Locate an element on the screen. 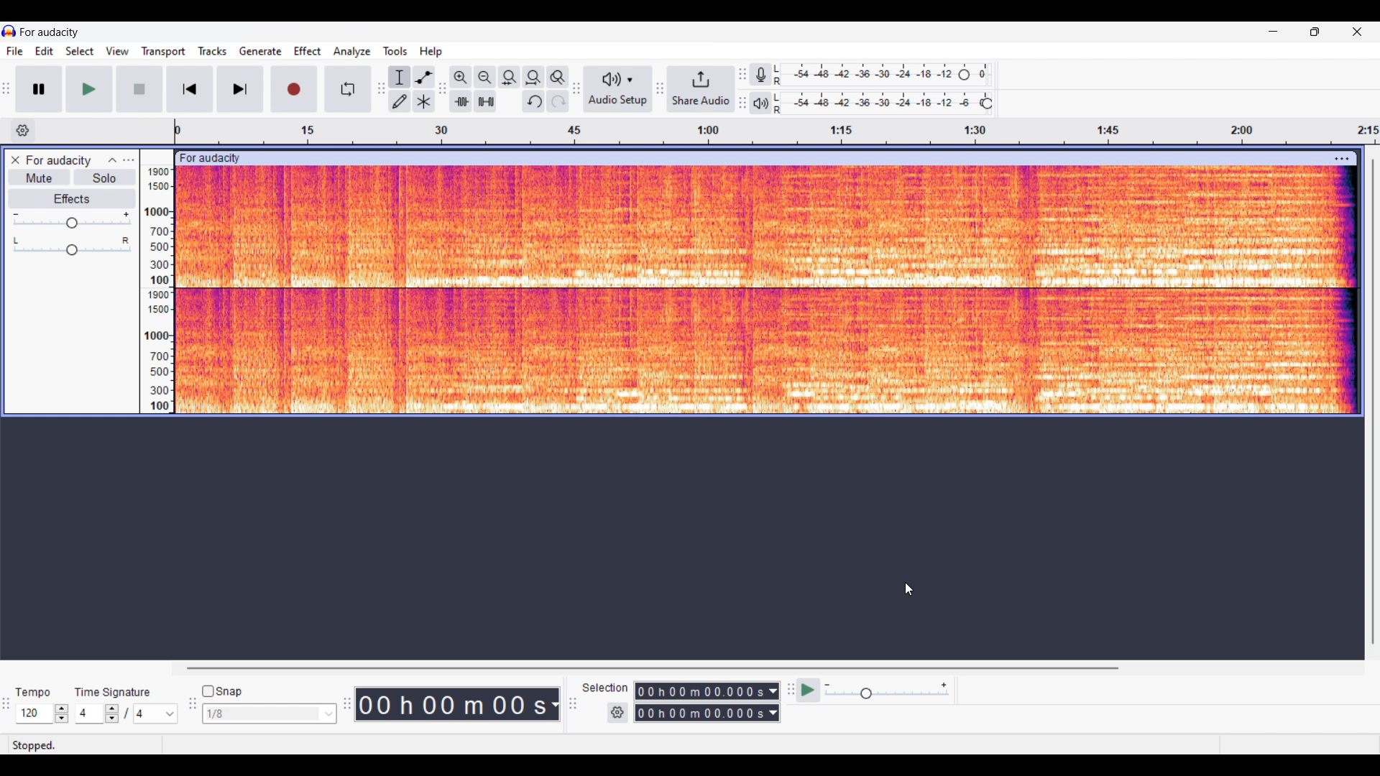 The height and width of the screenshot is (776, 1380). Enable looping is located at coordinates (348, 89).